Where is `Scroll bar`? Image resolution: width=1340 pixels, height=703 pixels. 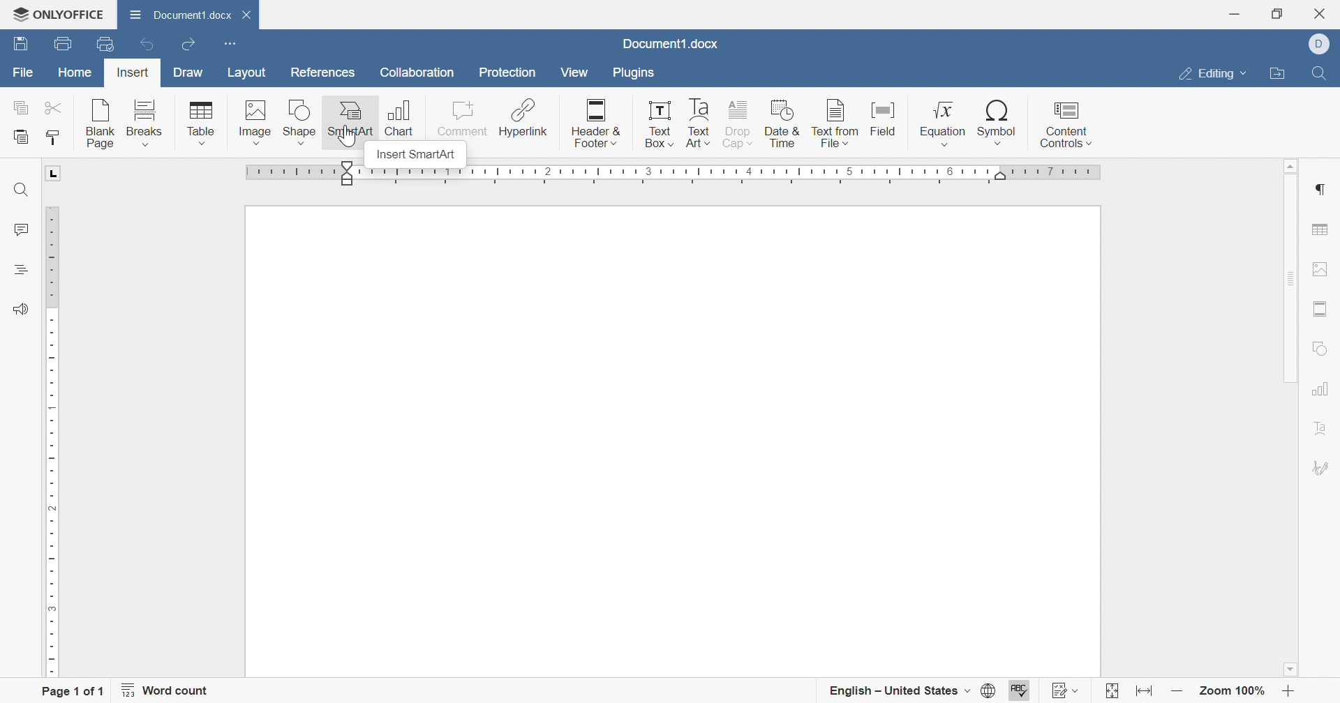
Scroll bar is located at coordinates (1295, 392).